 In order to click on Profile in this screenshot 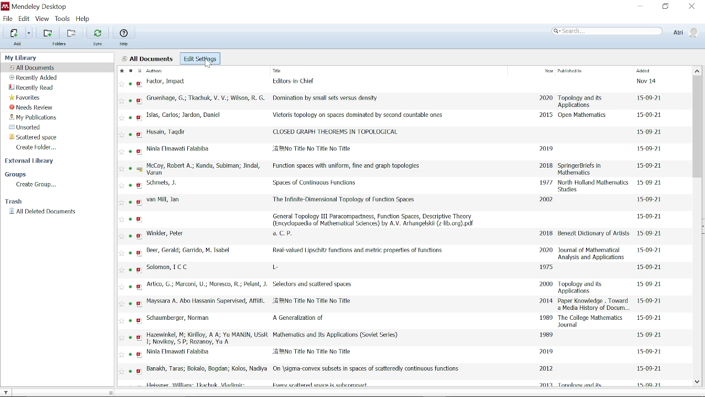, I will do `click(685, 32)`.